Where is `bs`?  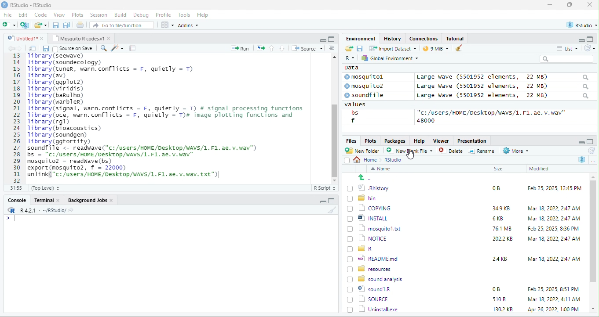
bs is located at coordinates (353, 112).